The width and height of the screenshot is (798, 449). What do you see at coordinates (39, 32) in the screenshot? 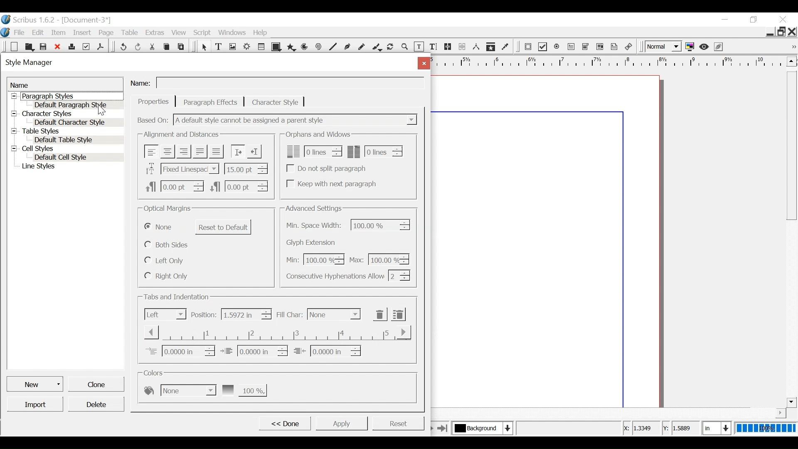
I see `Edit` at bounding box center [39, 32].